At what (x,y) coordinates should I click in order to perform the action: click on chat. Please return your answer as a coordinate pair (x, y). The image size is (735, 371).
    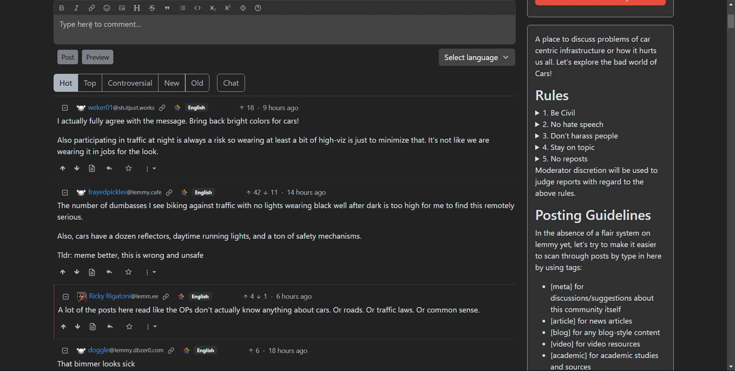
    Looking at the image, I should click on (230, 83).